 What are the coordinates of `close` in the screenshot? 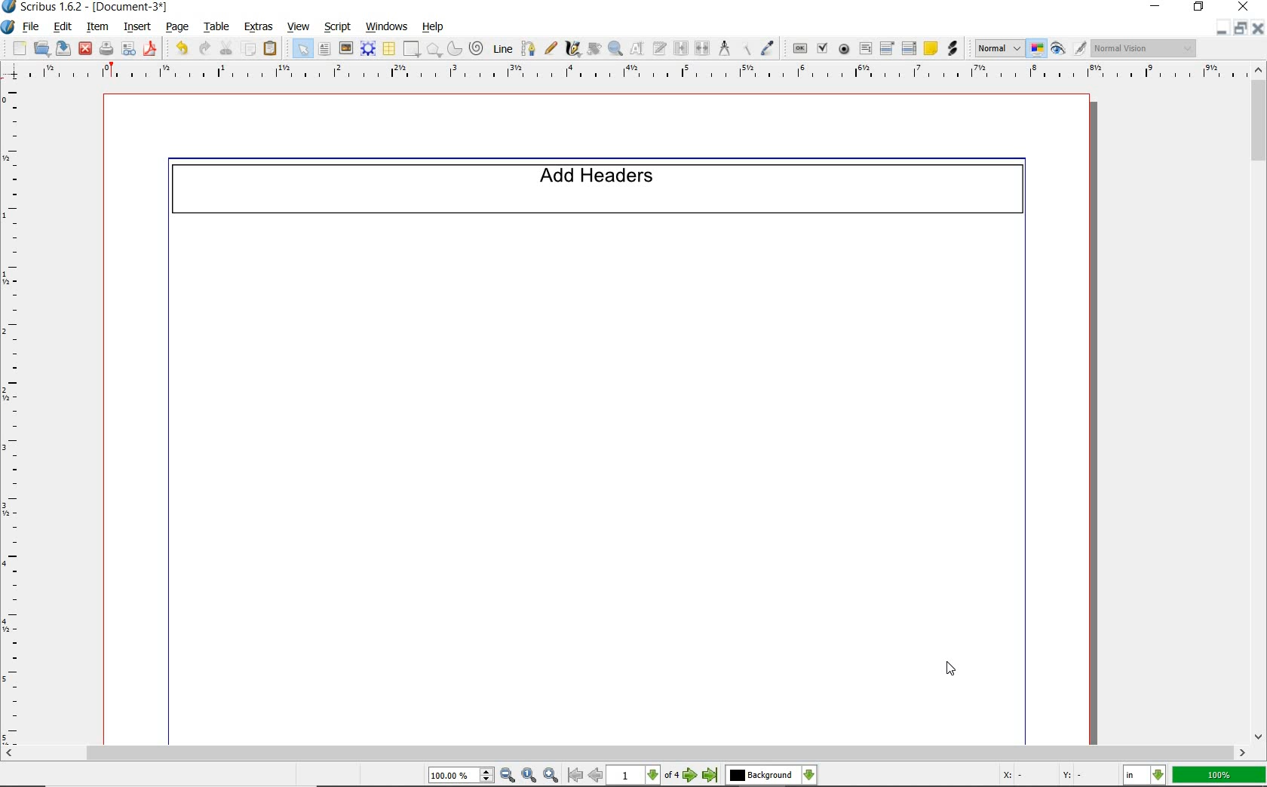 It's located at (84, 50).